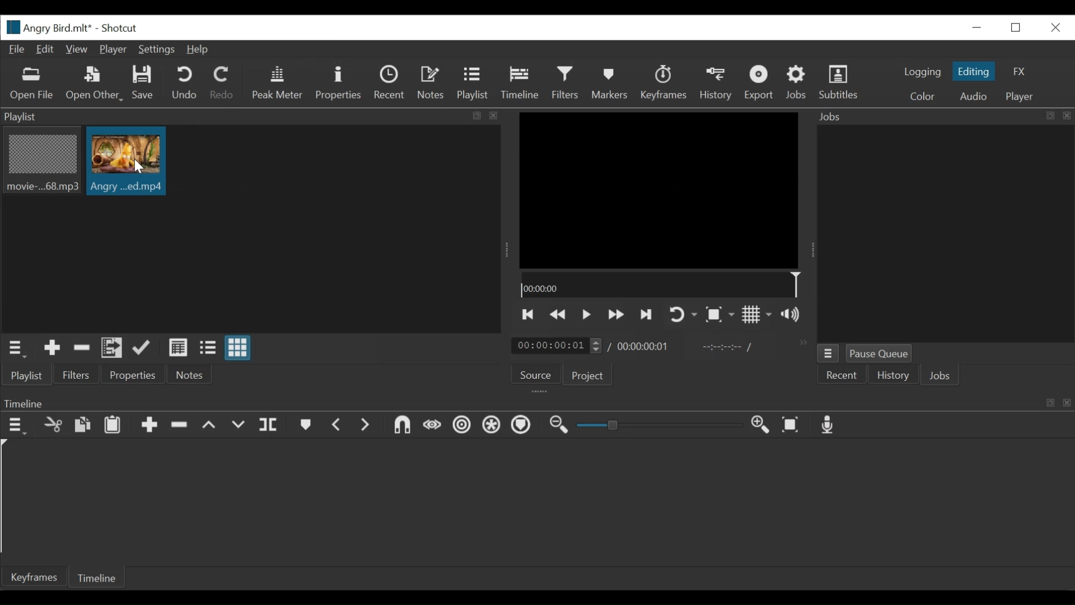 This screenshot has width=1075, height=605. What do you see at coordinates (798, 83) in the screenshot?
I see `Jobs` at bounding box center [798, 83].